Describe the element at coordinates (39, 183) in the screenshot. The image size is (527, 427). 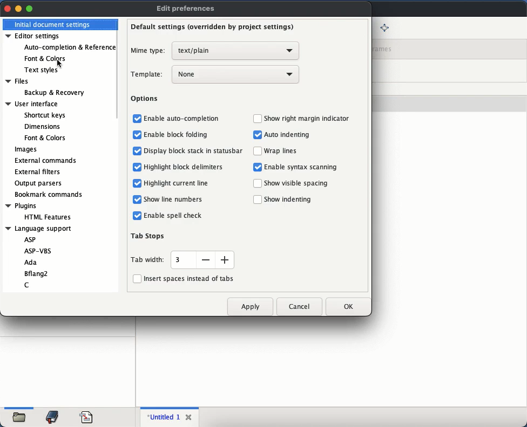
I see `output parsers` at that location.